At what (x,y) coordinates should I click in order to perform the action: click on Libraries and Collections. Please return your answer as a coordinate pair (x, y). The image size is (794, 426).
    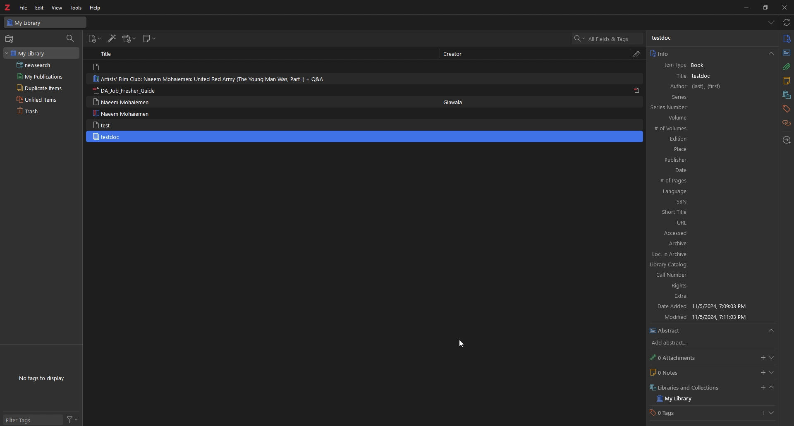
    Looking at the image, I should click on (687, 387).